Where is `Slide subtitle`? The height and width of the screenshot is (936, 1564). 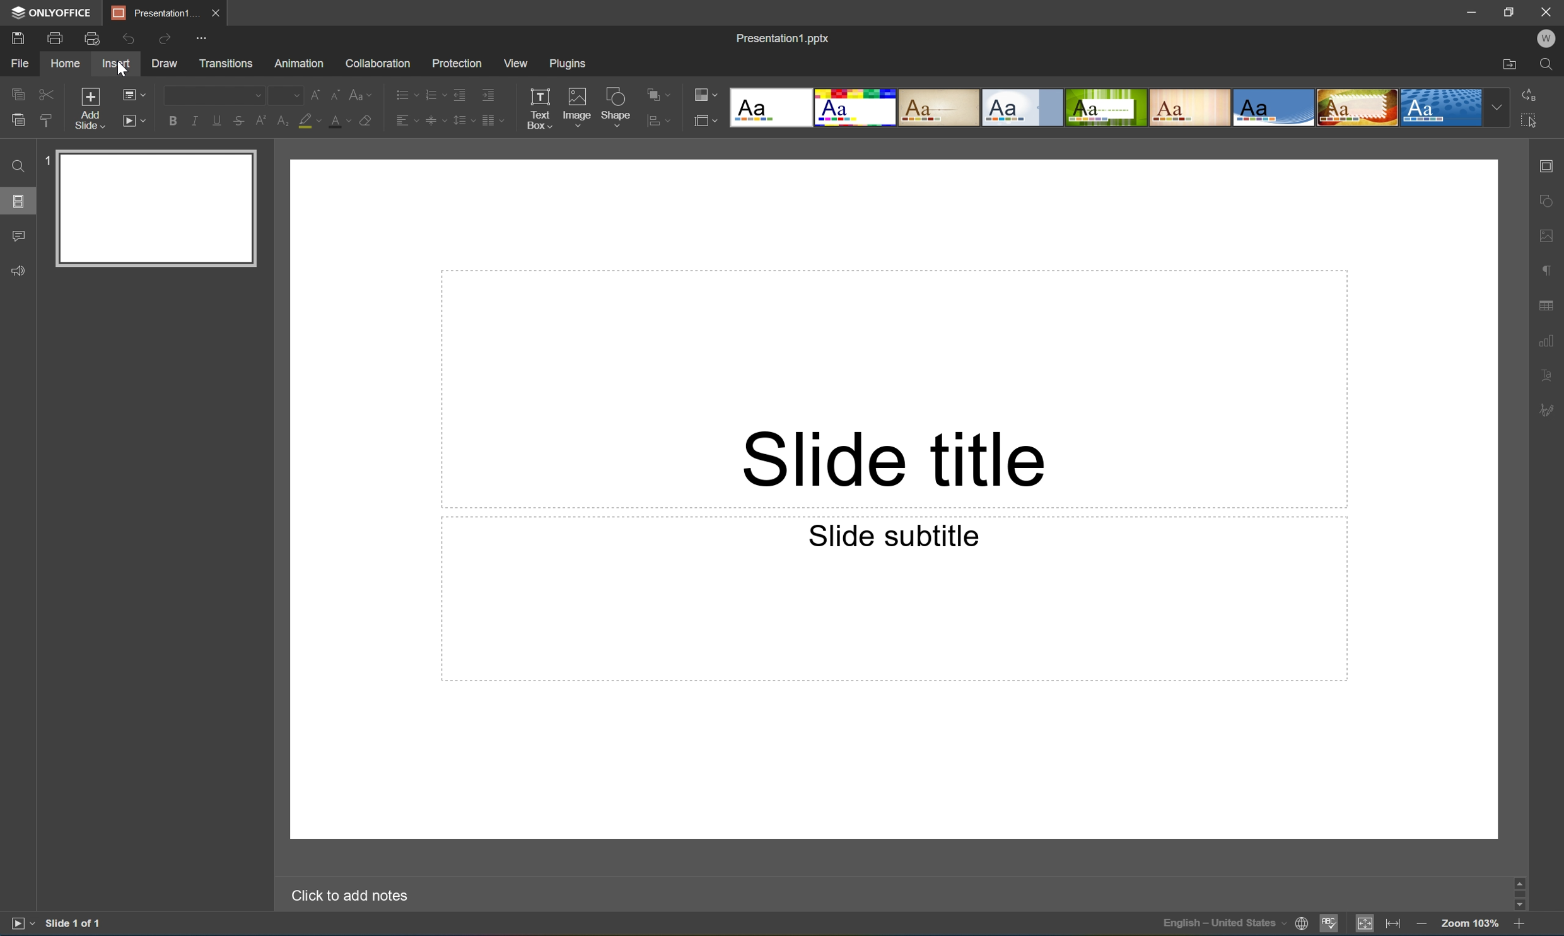 Slide subtitle is located at coordinates (901, 537).